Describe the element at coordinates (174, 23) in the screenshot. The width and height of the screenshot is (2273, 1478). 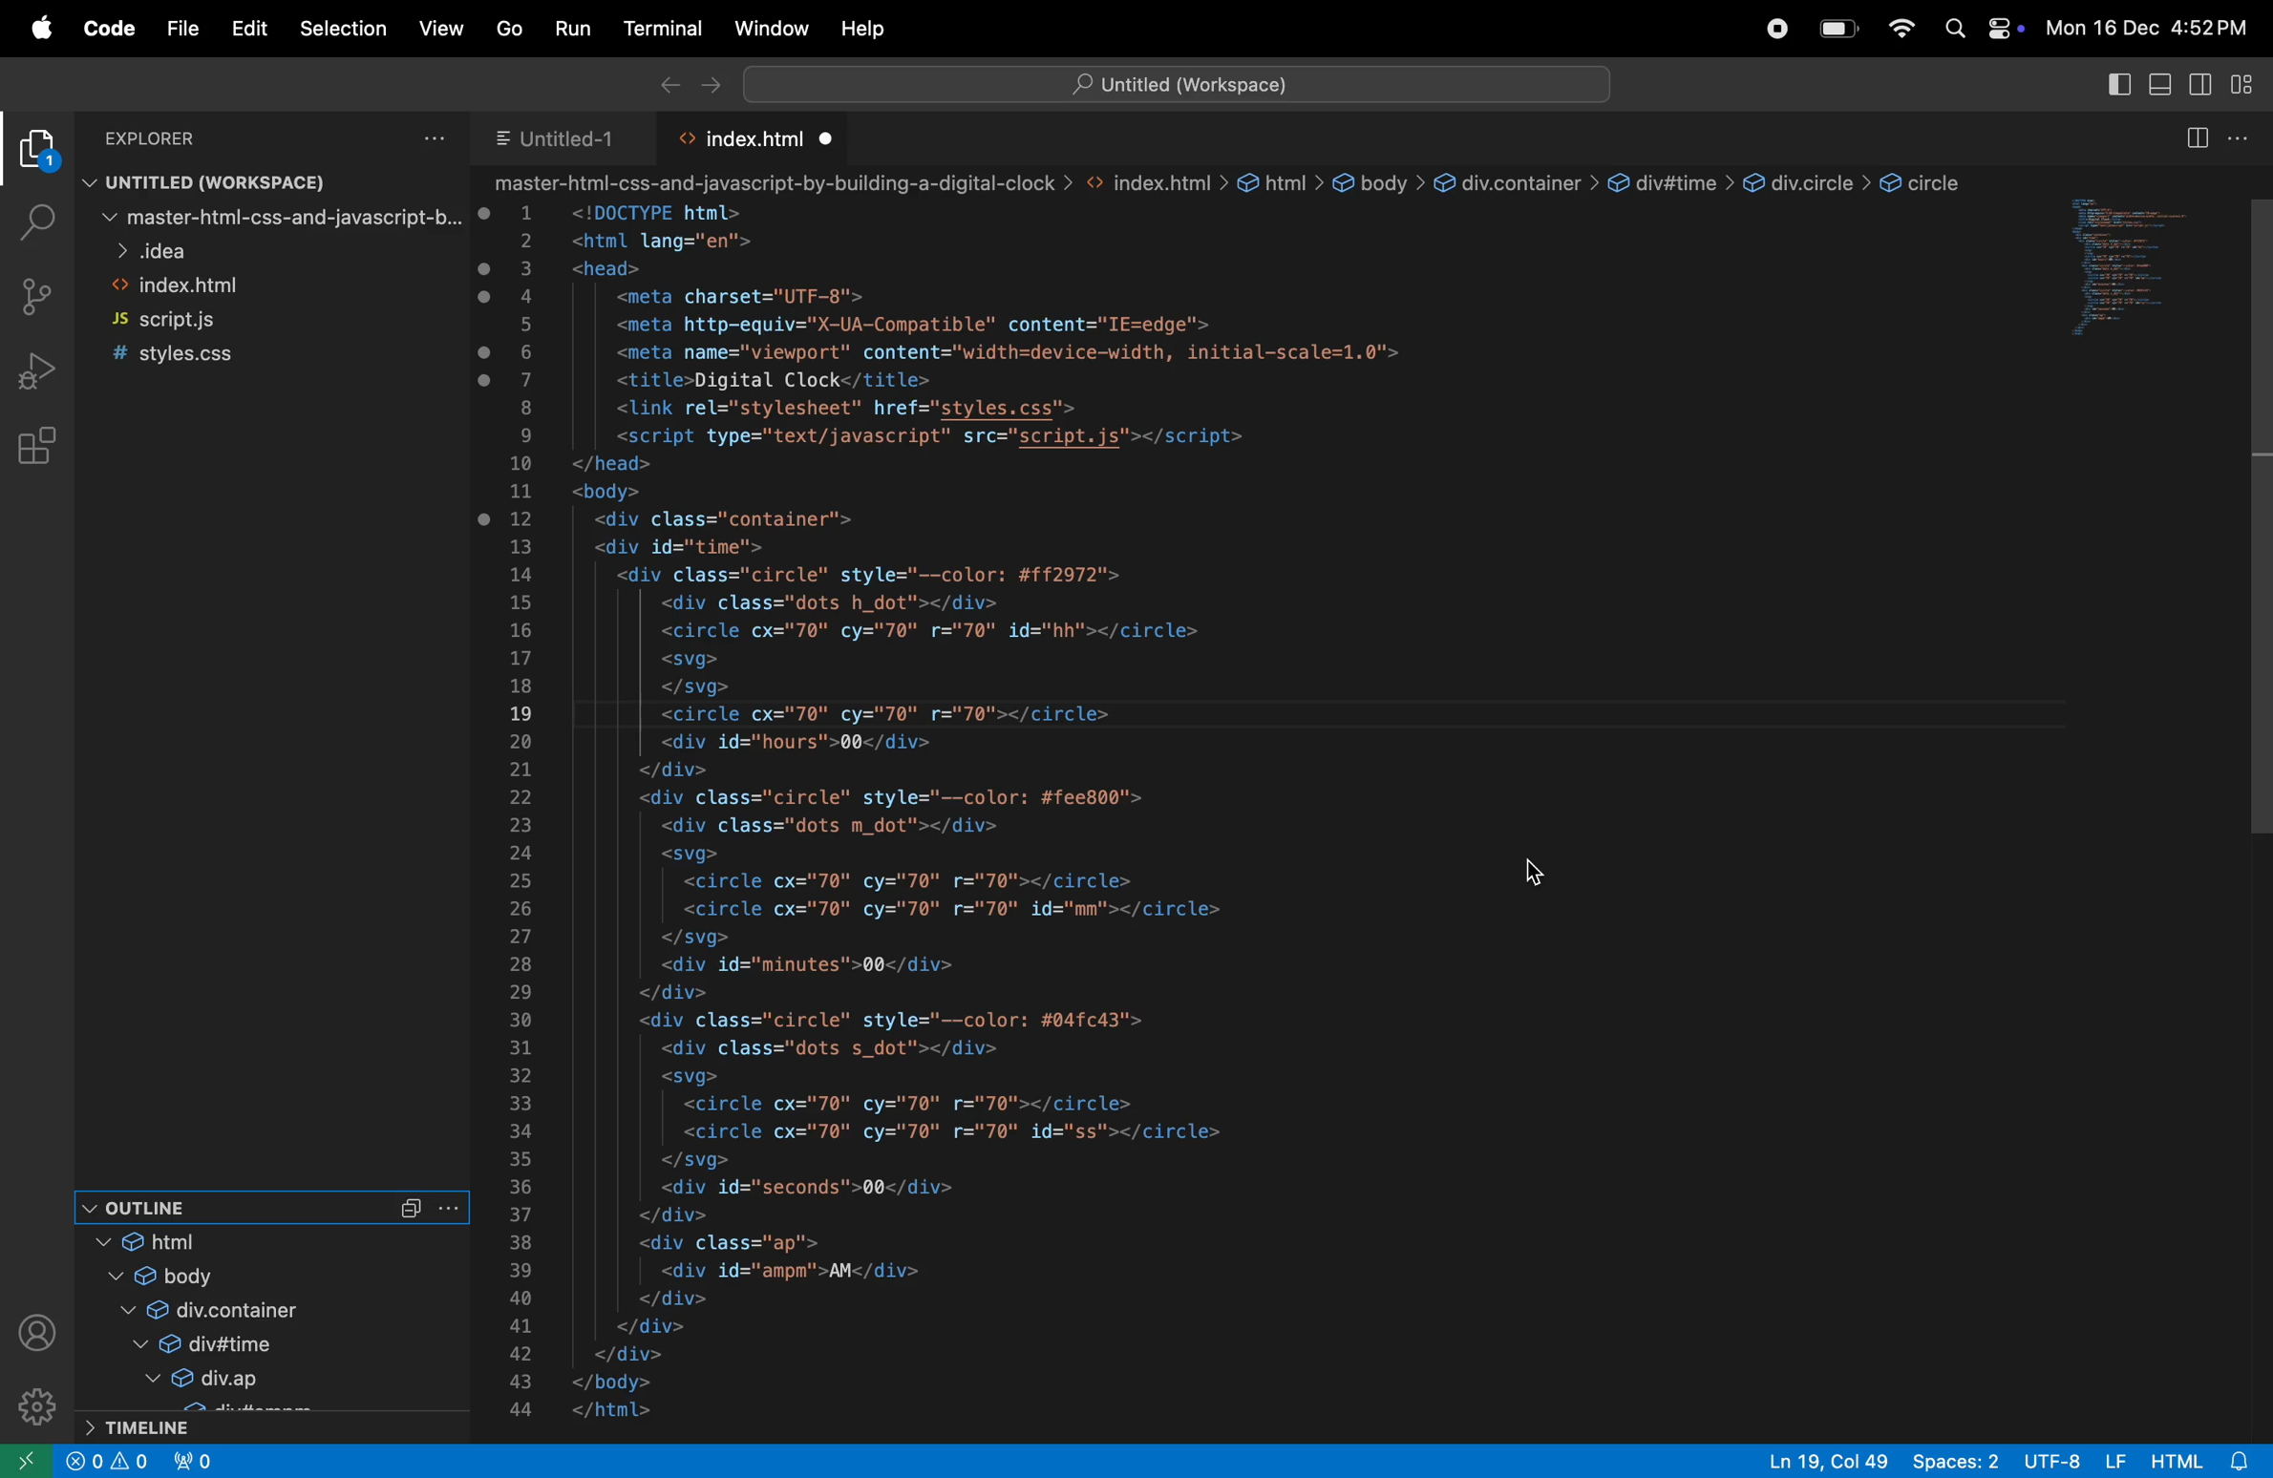
I see `file` at that location.